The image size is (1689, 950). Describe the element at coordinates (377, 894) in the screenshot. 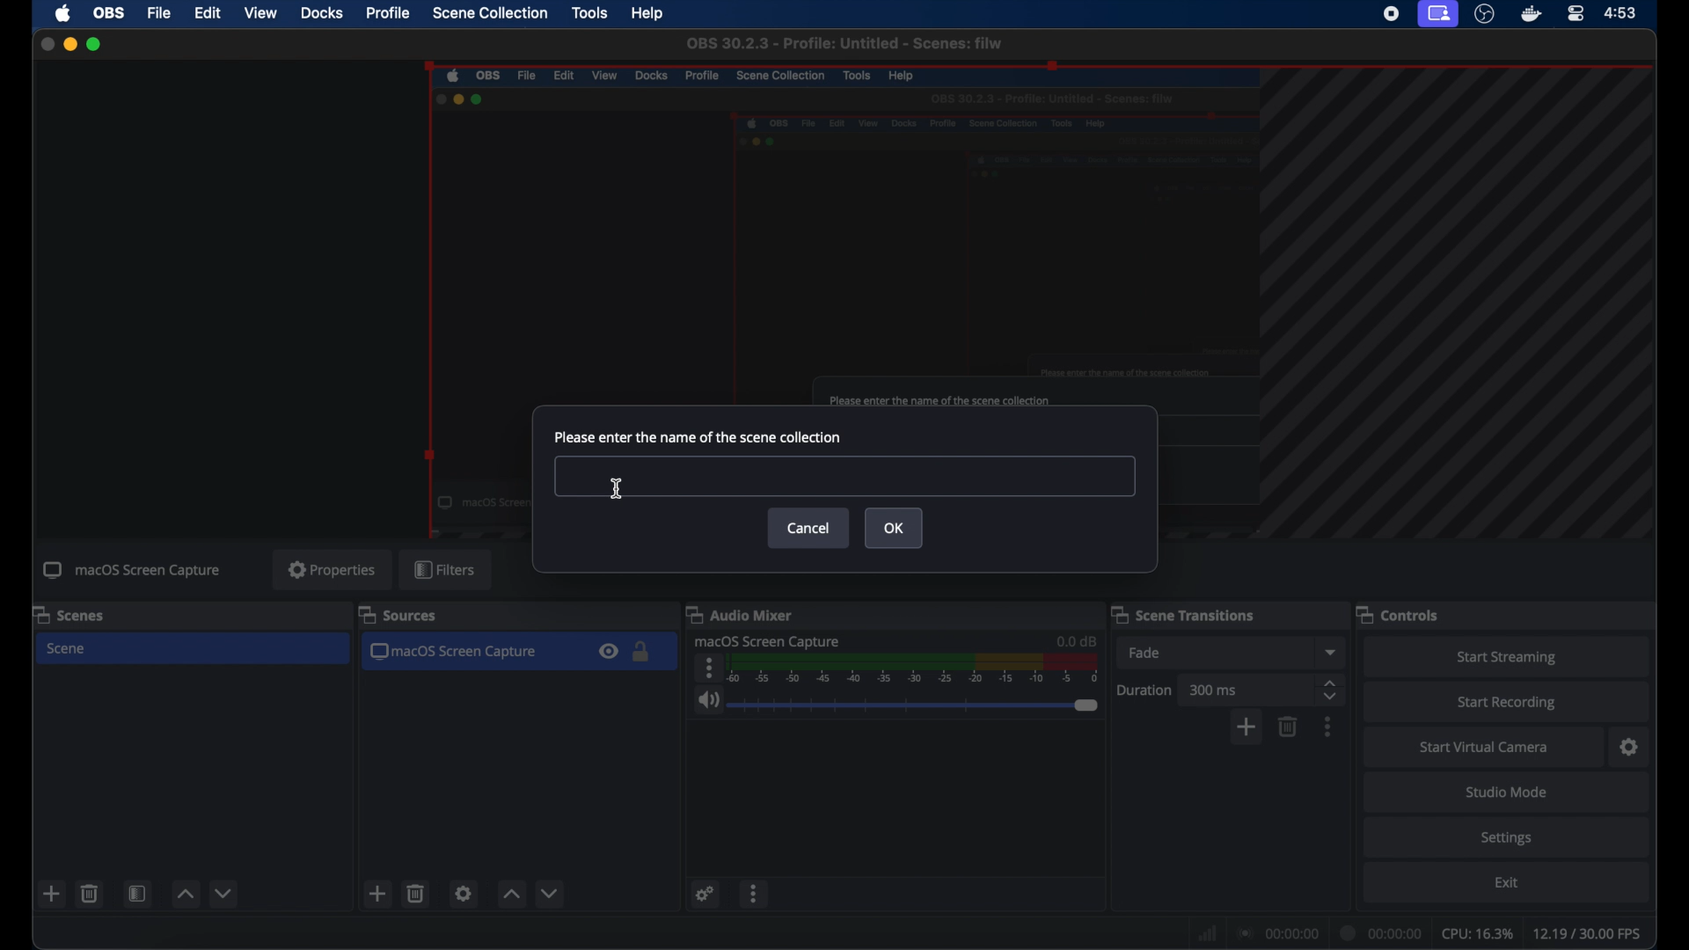

I see `add scene` at that location.